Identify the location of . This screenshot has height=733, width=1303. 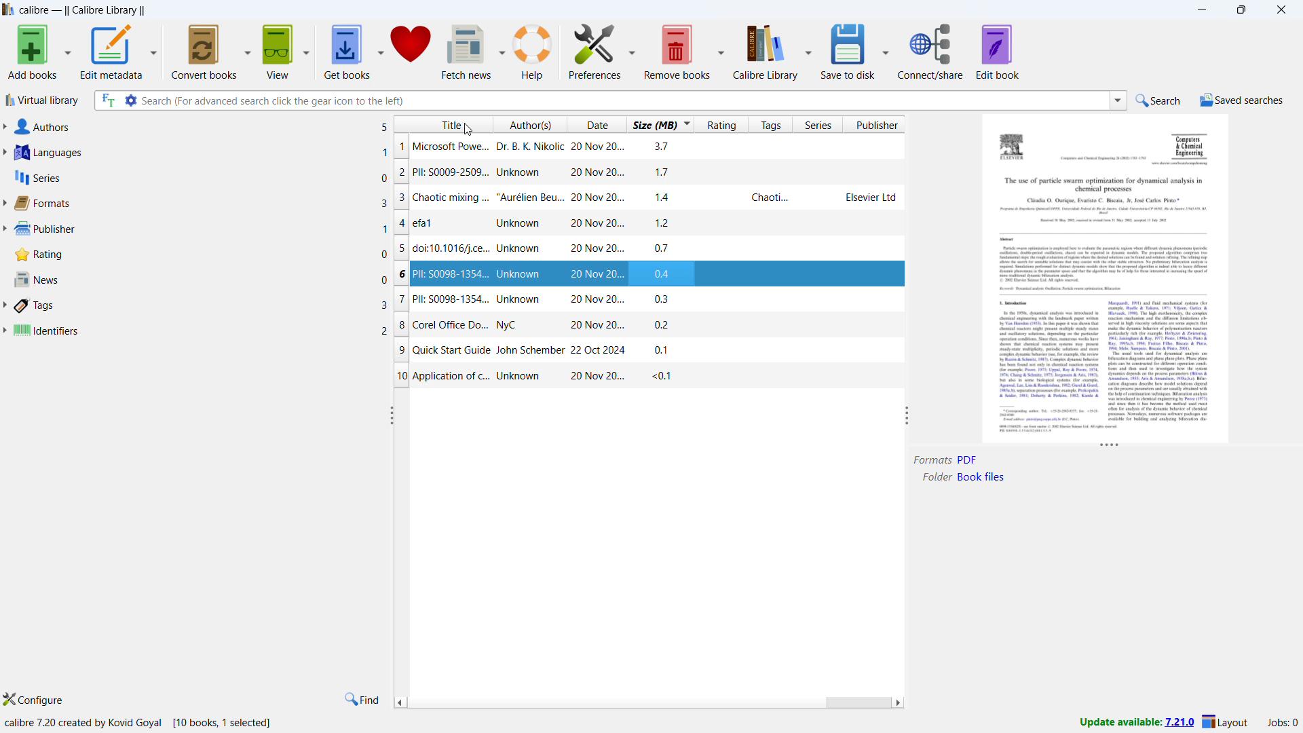
(1183, 164).